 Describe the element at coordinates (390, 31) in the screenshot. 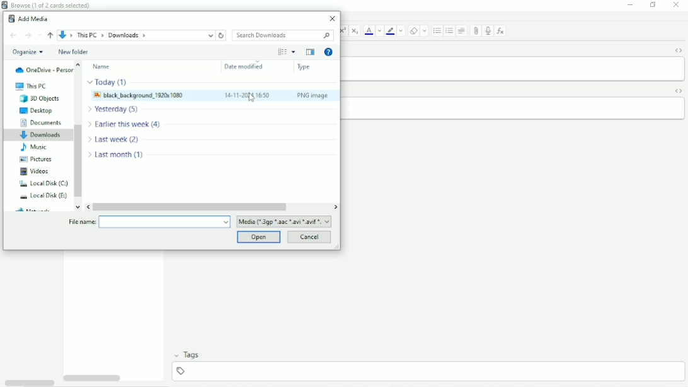

I see `Text Highlight color` at that location.